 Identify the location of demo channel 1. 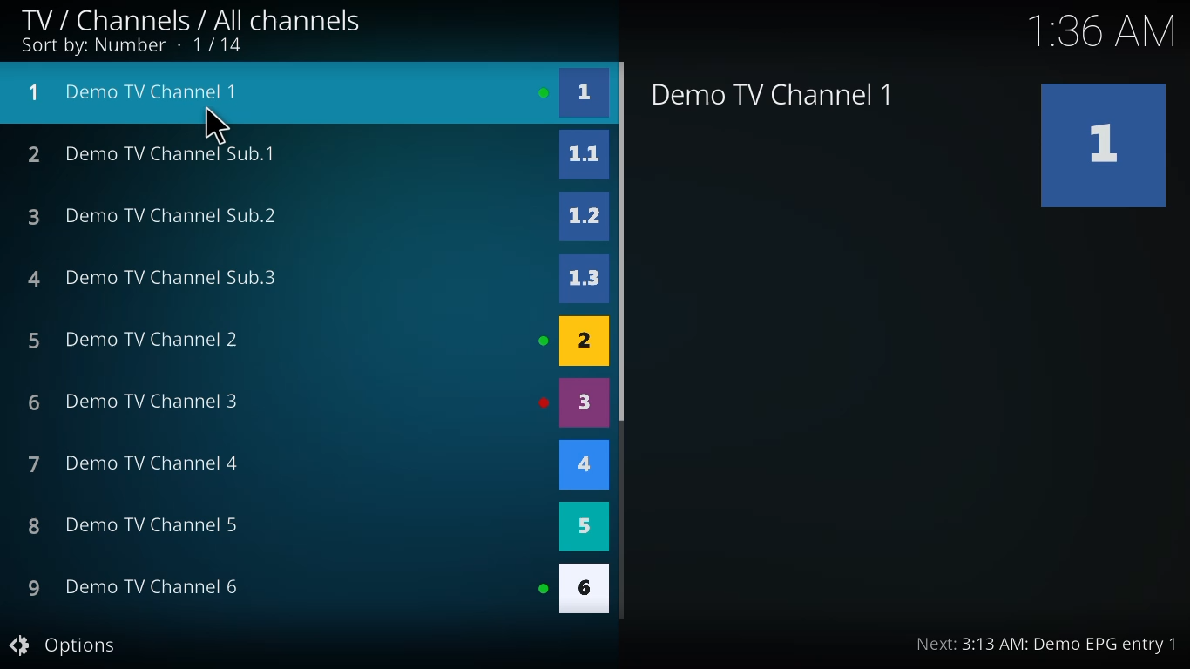
(139, 91).